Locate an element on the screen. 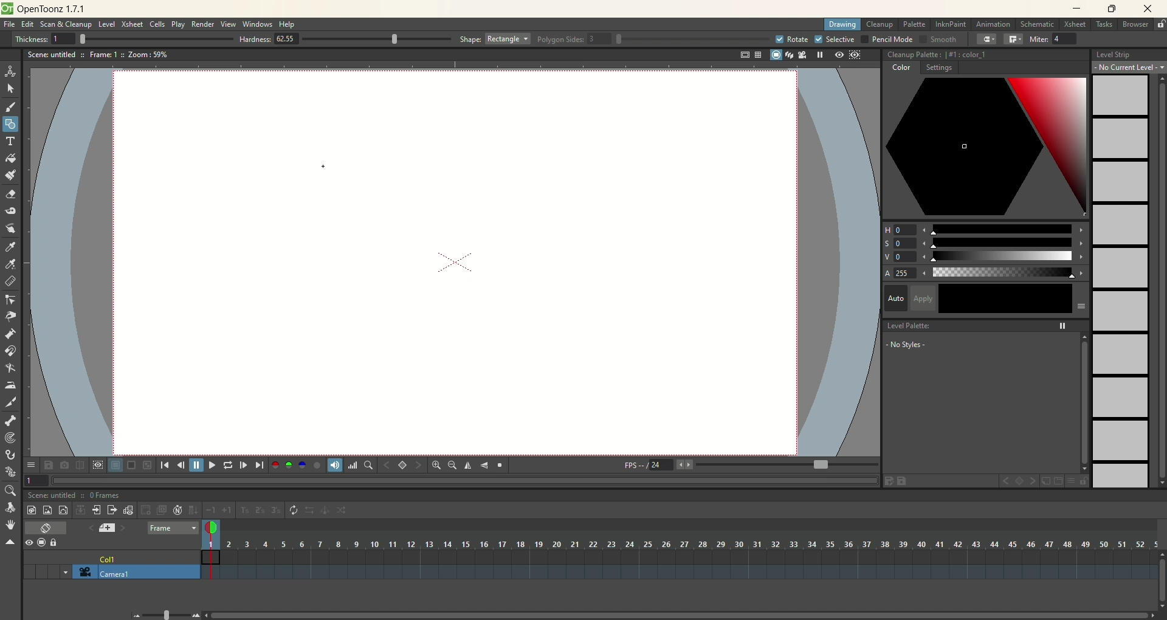 Image resolution: width=1167 pixels, height=620 pixels. reframe on 3's is located at coordinates (276, 510).